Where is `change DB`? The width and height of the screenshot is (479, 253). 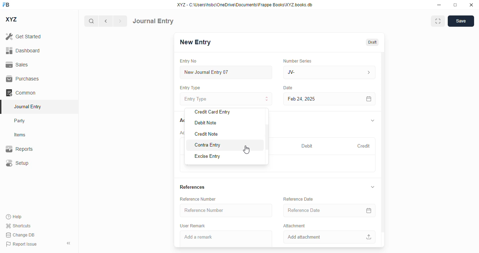
change DB is located at coordinates (20, 235).